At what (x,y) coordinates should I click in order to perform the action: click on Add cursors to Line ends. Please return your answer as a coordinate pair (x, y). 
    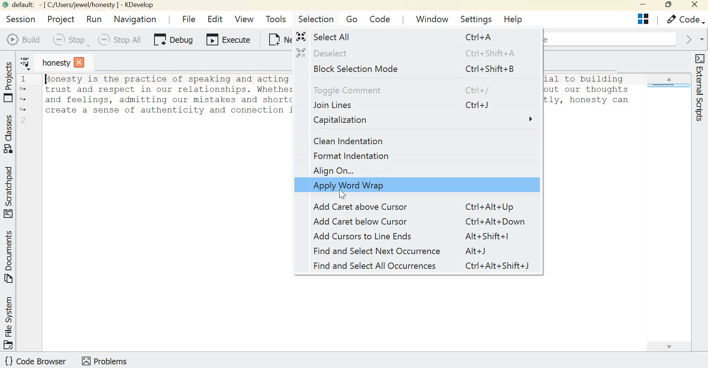
    Looking at the image, I should click on (413, 236).